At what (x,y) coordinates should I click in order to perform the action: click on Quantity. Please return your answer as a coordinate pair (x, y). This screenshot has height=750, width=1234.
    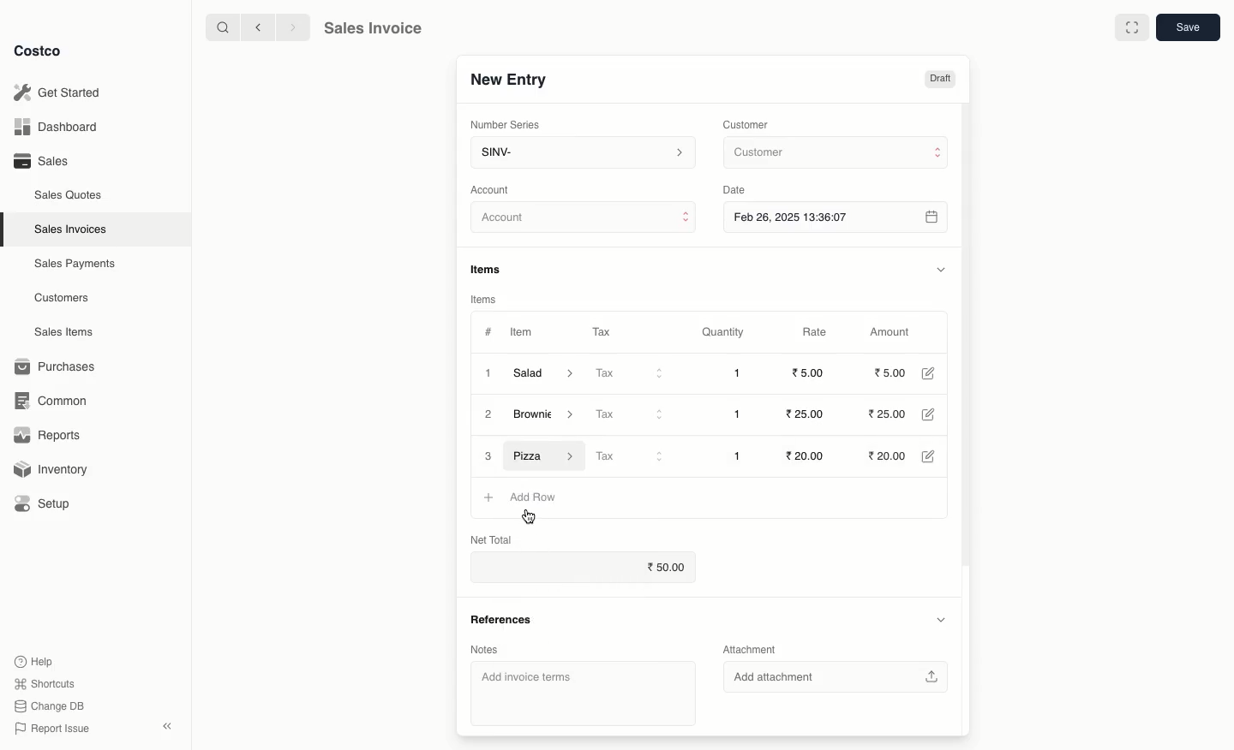
    Looking at the image, I should click on (722, 333).